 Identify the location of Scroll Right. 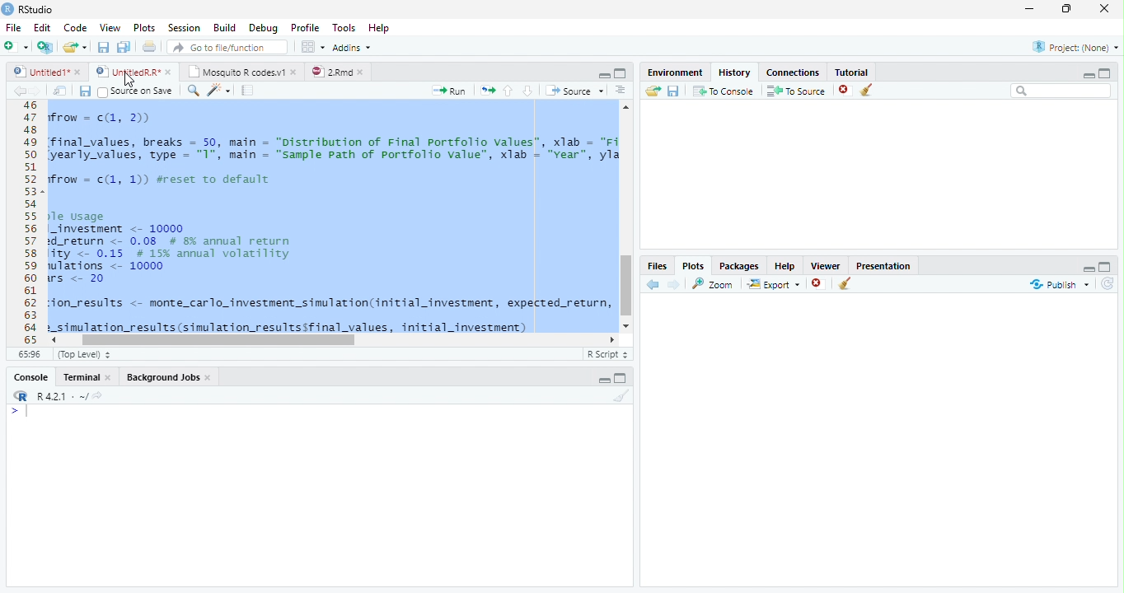
(612, 339).